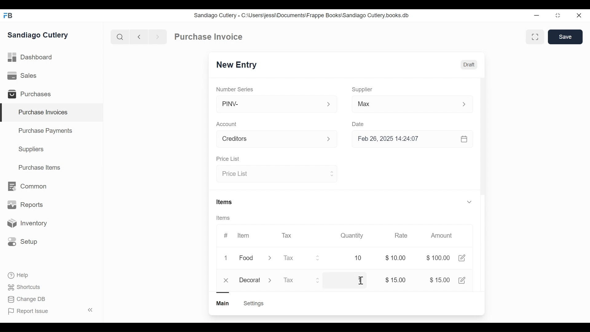 Image resolution: width=590 pixels, height=332 pixels. What do you see at coordinates (238, 65) in the screenshot?
I see `New Entry` at bounding box center [238, 65].